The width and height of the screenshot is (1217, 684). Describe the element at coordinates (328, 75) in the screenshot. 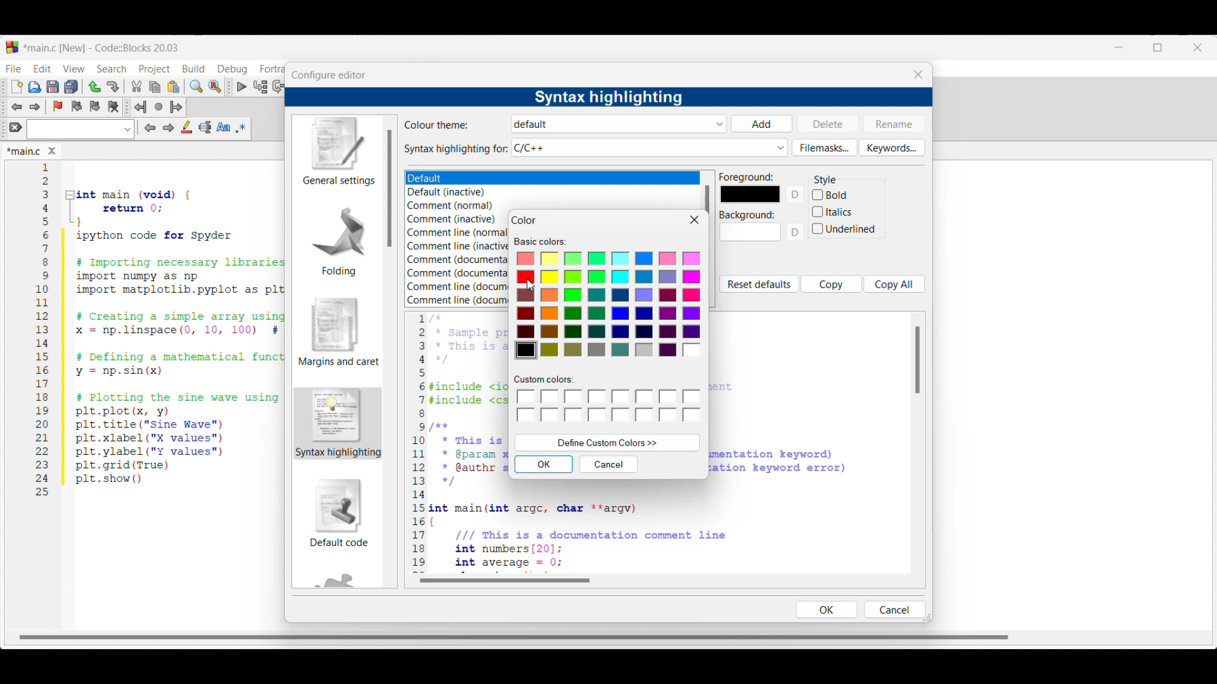

I see `Window title` at that location.